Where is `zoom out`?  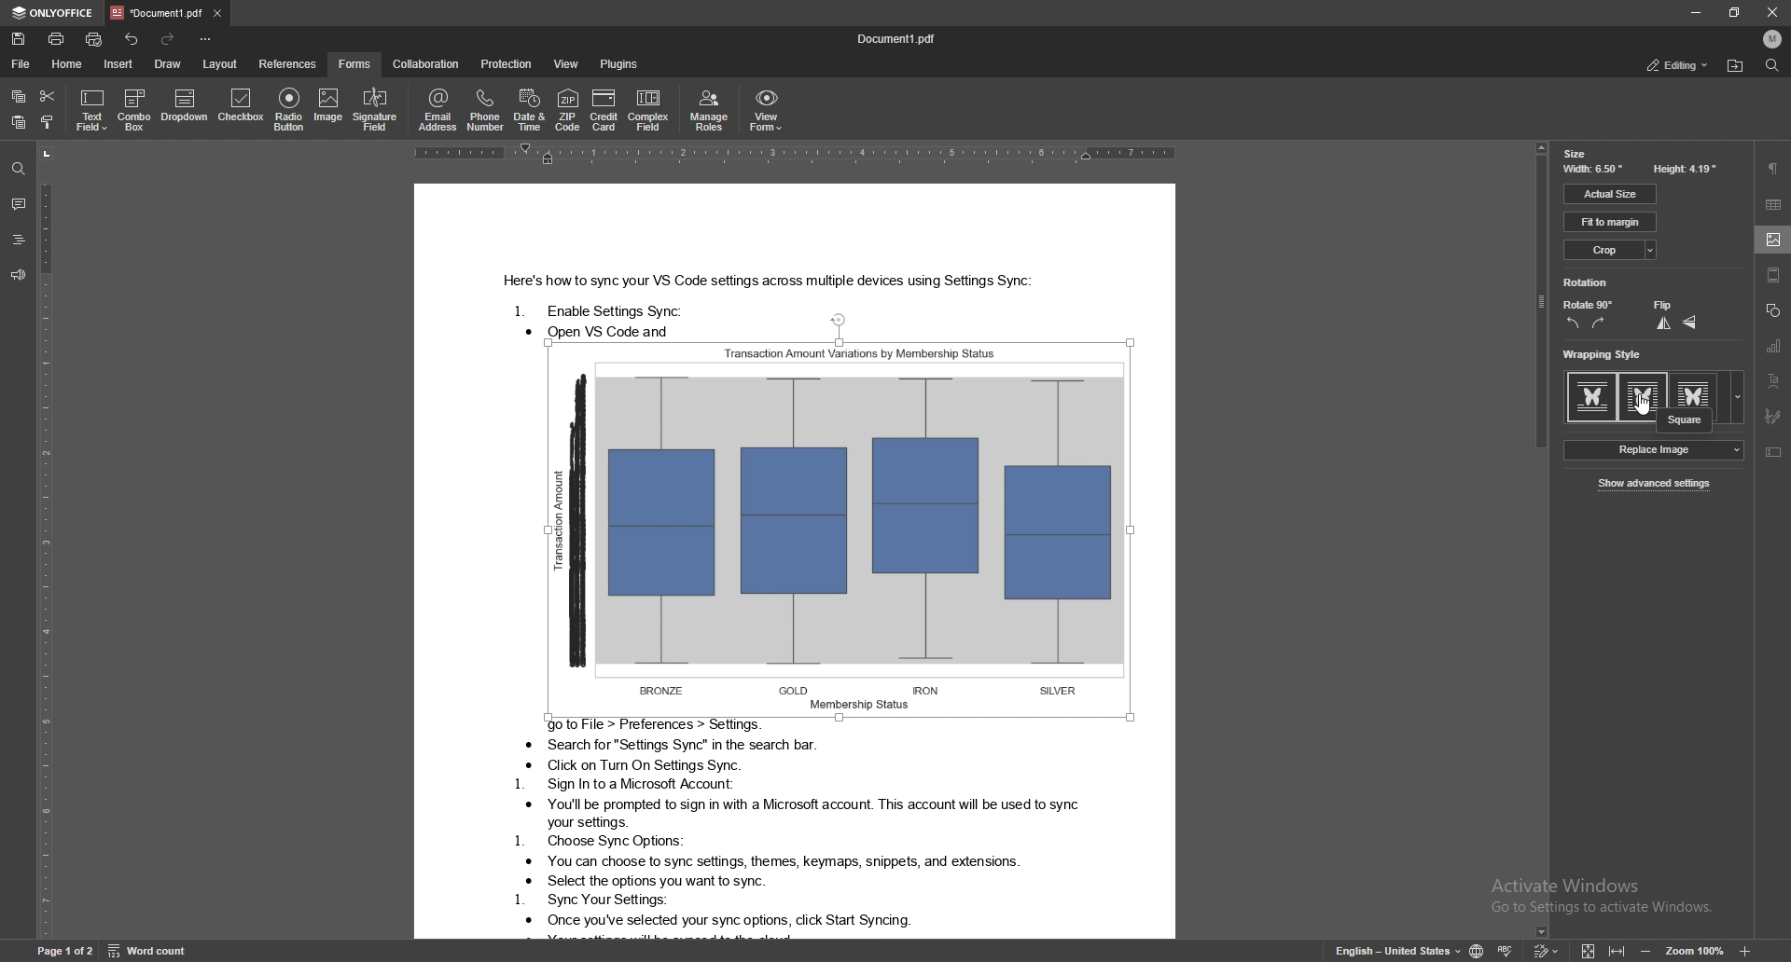 zoom out is located at coordinates (1646, 951).